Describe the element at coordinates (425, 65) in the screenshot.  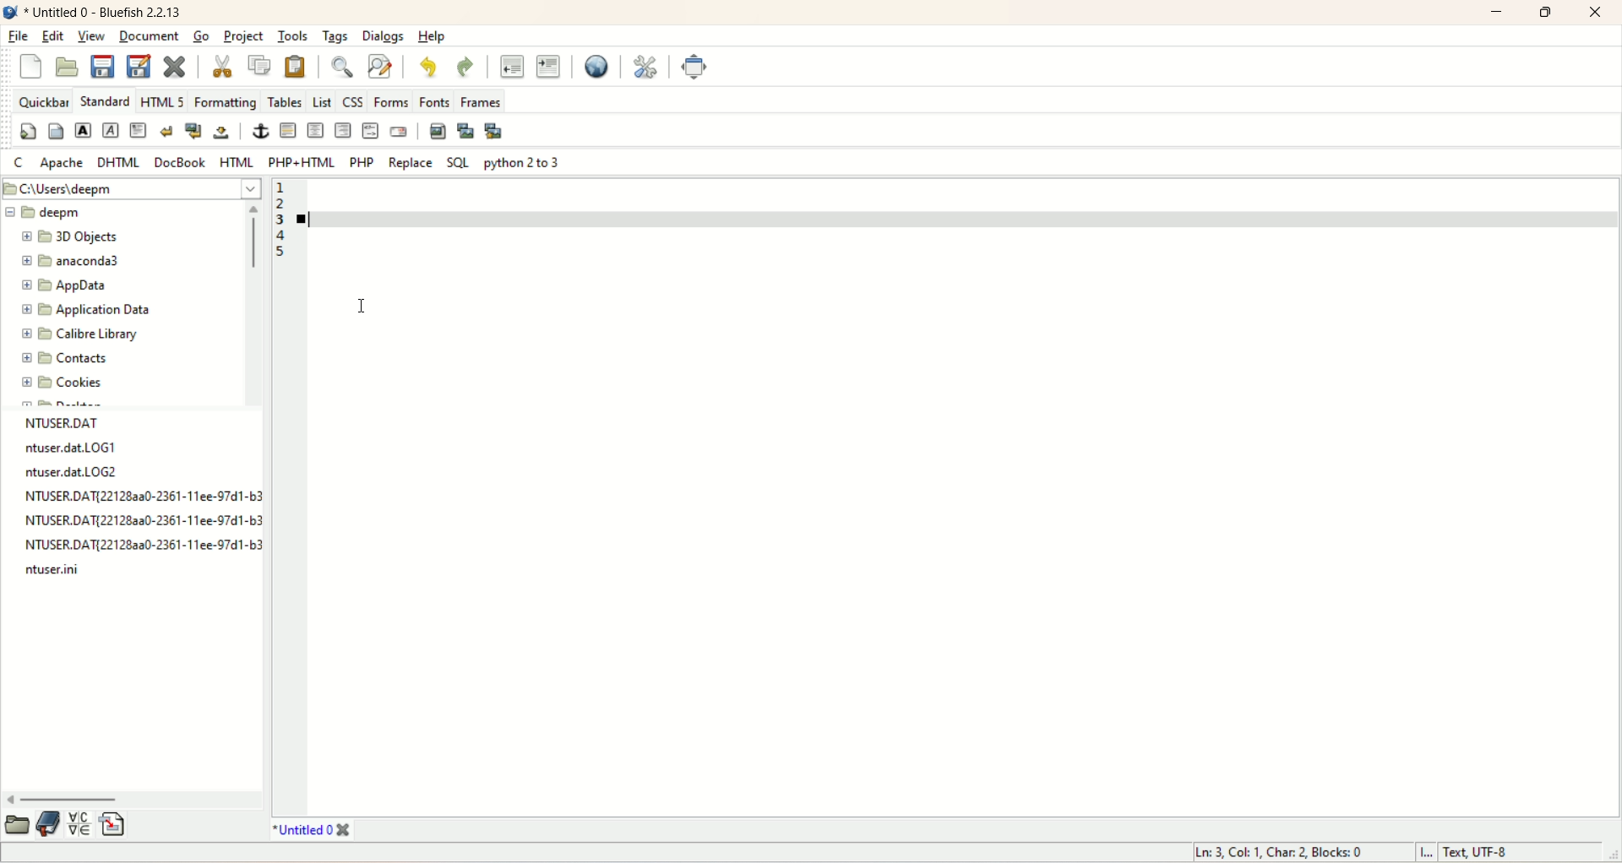
I see `undo` at that location.